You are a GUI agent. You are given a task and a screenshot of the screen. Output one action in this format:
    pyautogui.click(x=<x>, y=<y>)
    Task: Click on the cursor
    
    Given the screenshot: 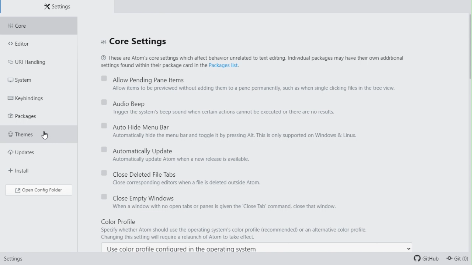 What is the action you would take?
    pyautogui.click(x=47, y=134)
    